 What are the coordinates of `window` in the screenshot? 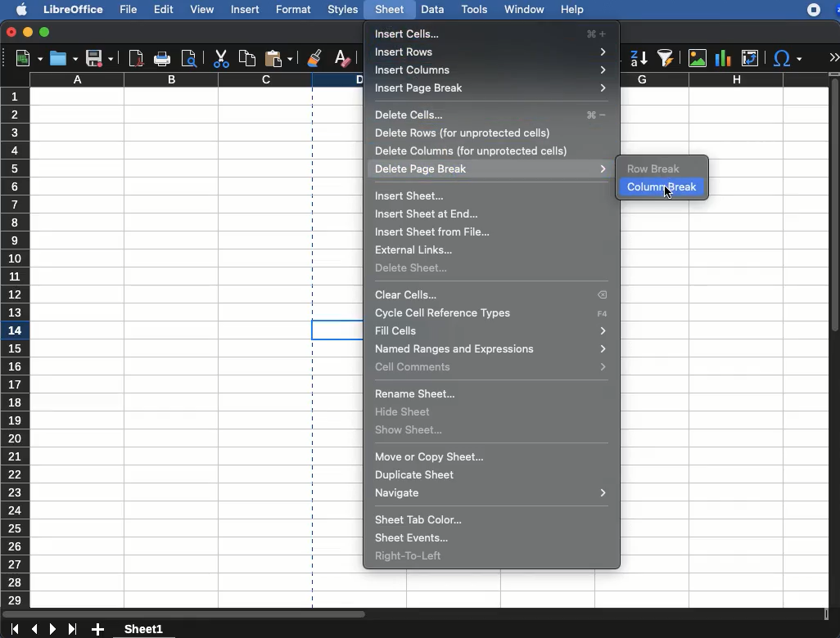 It's located at (523, 11).